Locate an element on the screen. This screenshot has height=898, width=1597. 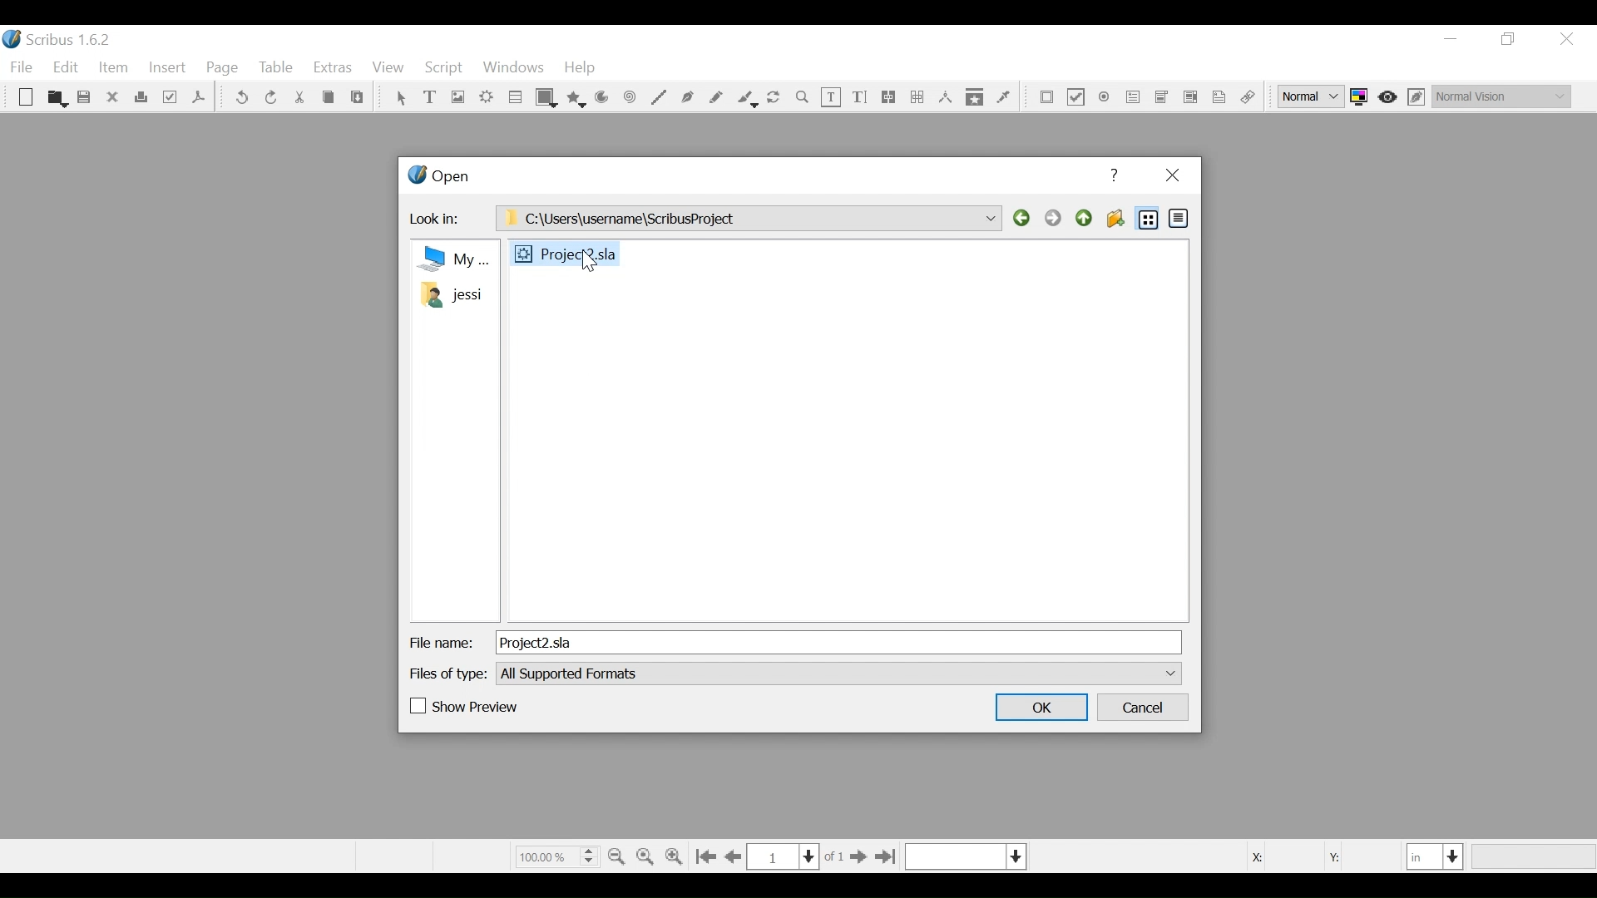
Zoom out is located at coordinates (618, 855).